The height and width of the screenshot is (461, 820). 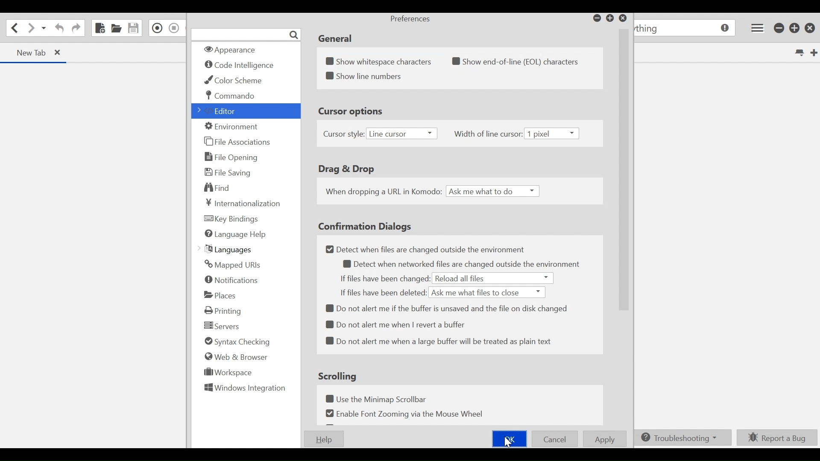 I want to click on Redo last Action, so click(x=76, y=29).